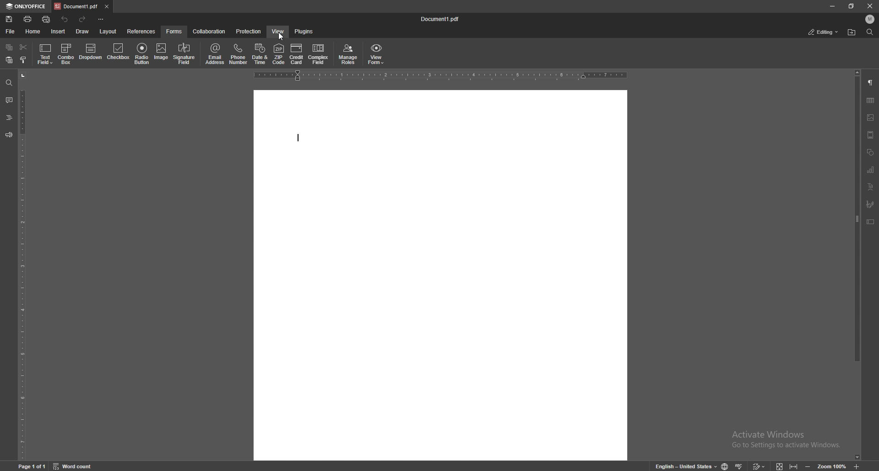  Describe the element at coordinates (870, 170) in the screenshot. I see `chart` at that location.